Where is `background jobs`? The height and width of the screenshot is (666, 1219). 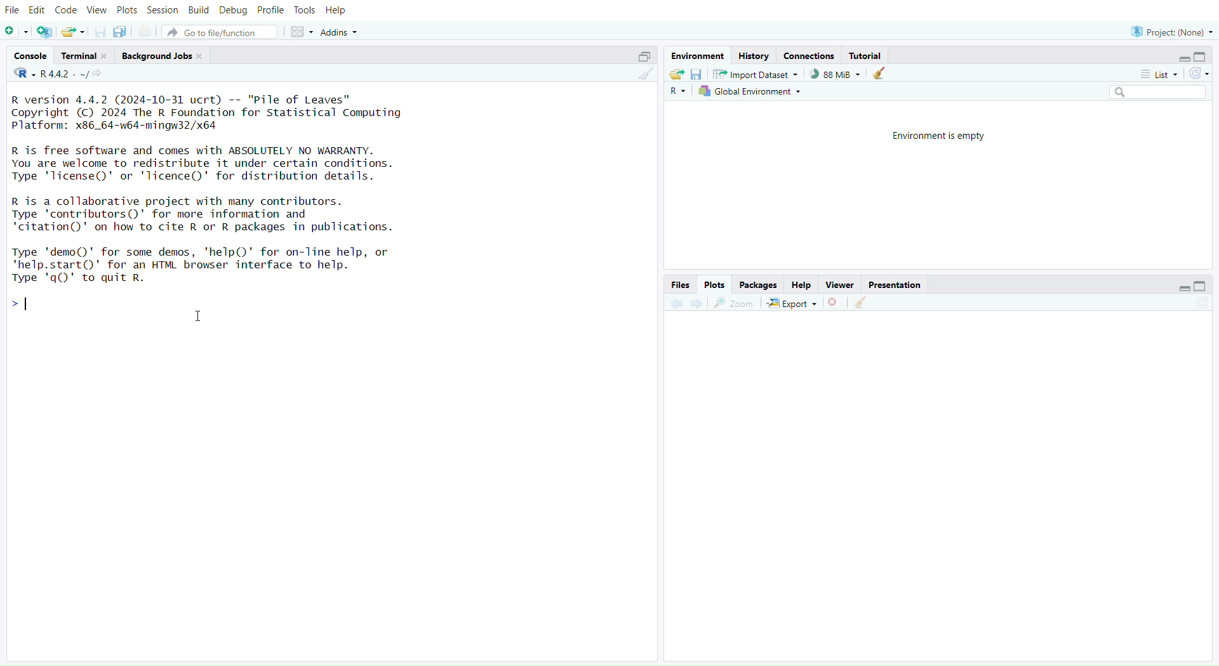
background jobs is located at coordinates (163, 55).